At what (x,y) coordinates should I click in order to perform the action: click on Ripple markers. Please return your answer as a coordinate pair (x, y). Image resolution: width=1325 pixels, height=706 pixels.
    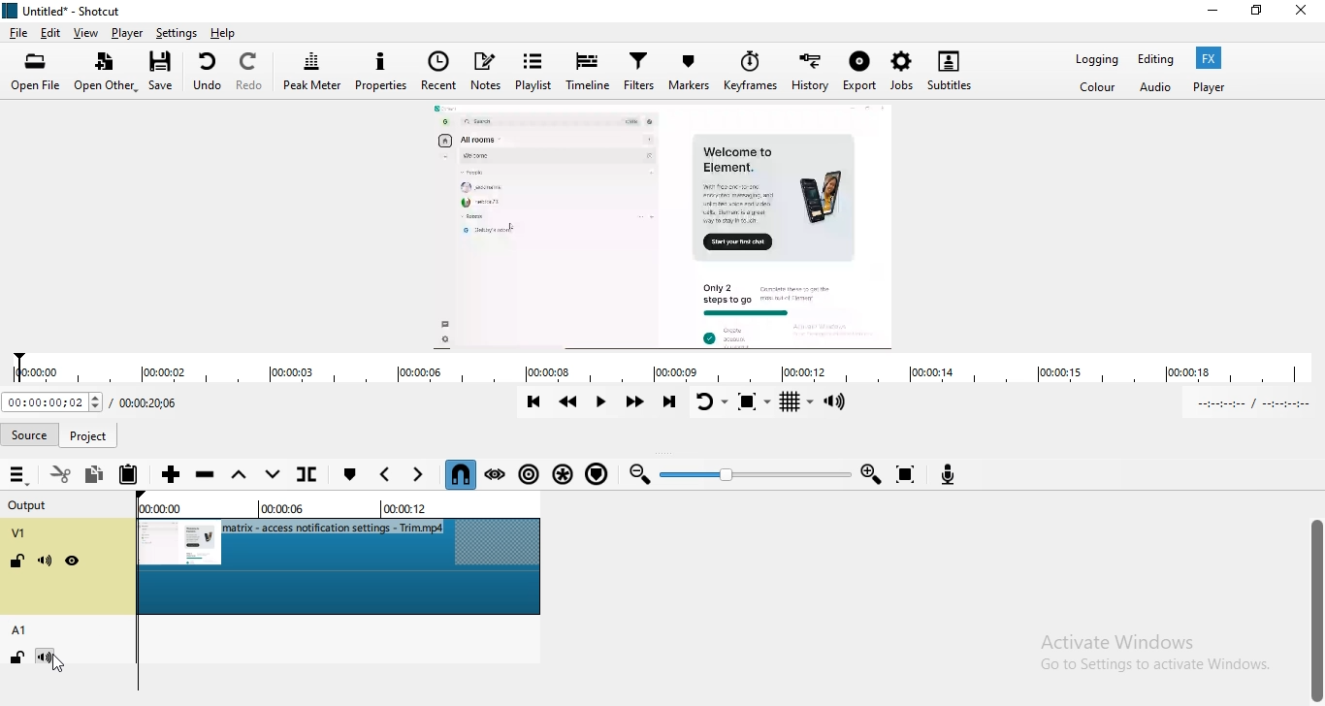
    Looking at the image, I should click on (597, 472).